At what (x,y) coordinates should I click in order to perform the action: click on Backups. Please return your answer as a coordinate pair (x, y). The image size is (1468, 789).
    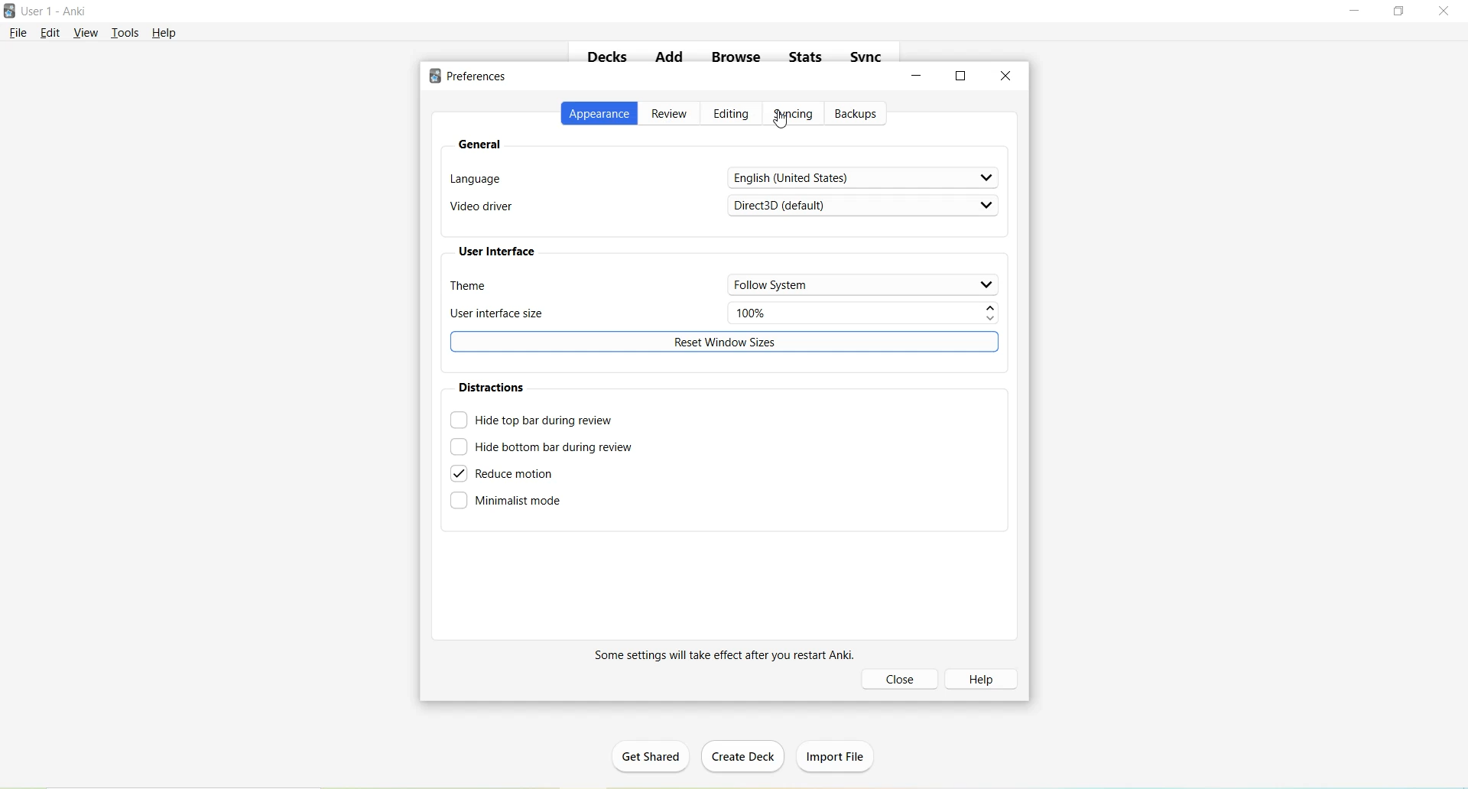
    Looking at the image, I should click on (859, 114).